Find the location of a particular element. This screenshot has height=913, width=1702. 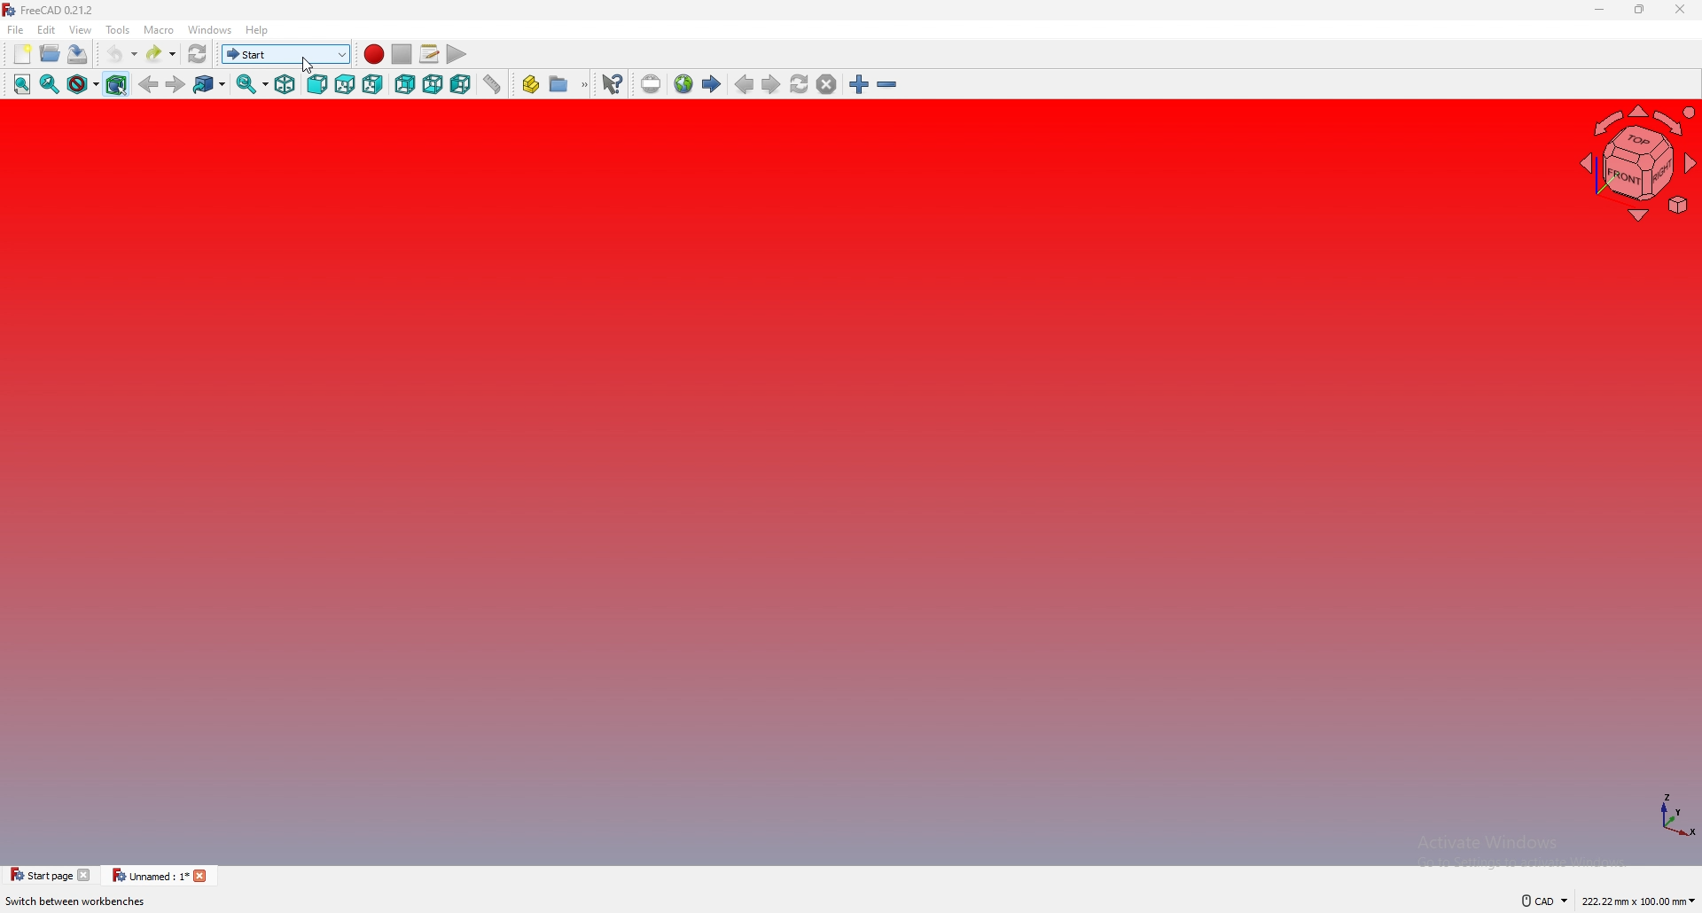

dimensions is located at coordinates (1638, 901).